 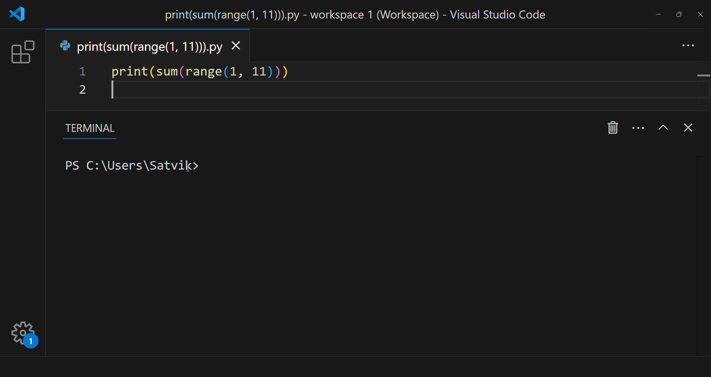 What do you see at coordinates (113, 91) in the screenshot?
I see `start writing` at bounding box center [113, 91].